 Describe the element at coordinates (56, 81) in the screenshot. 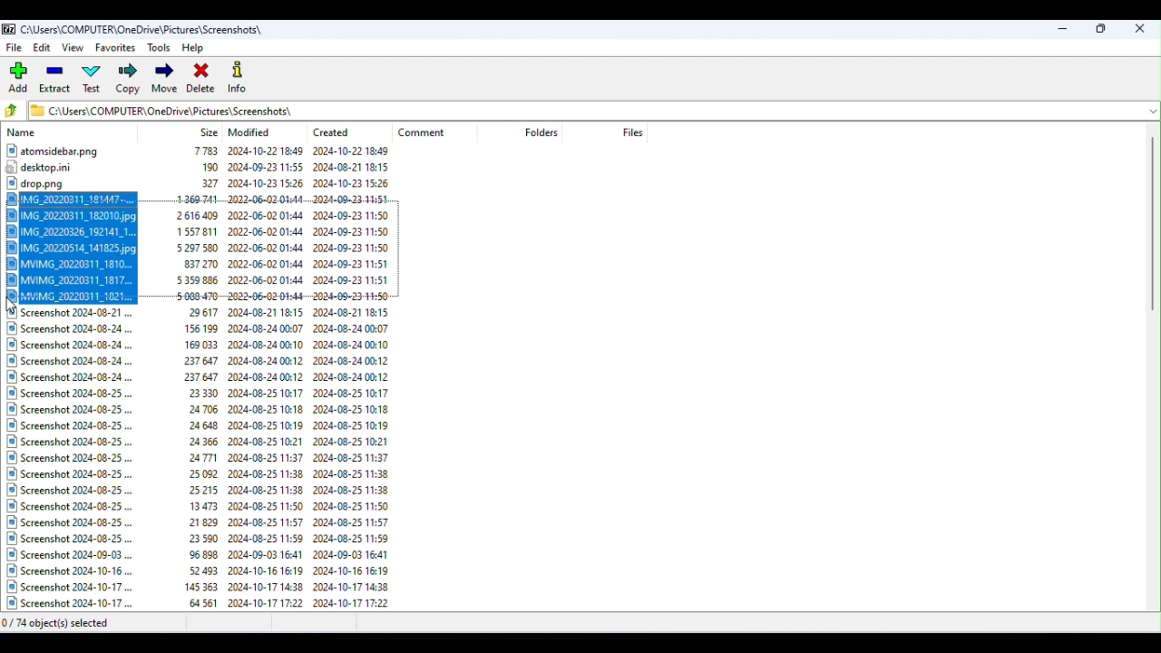

I see `Extract` at that location.